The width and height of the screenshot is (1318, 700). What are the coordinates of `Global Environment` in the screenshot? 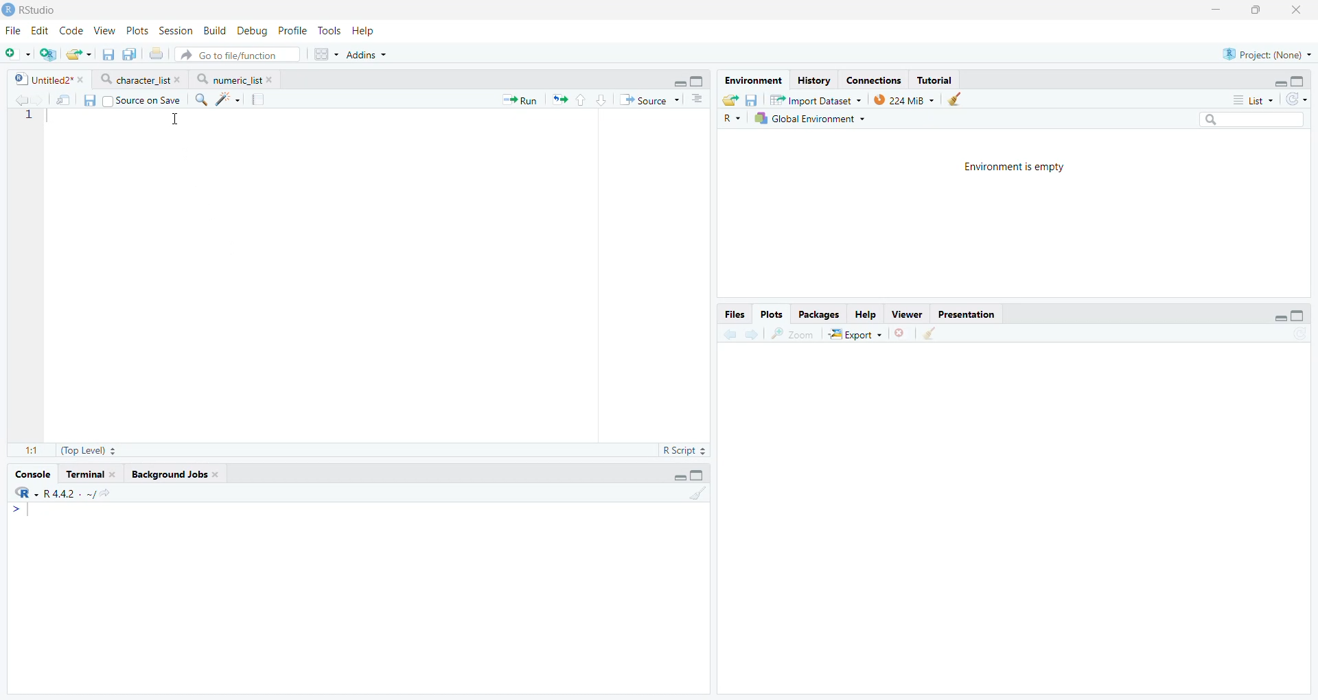 It's located at (809, 119).